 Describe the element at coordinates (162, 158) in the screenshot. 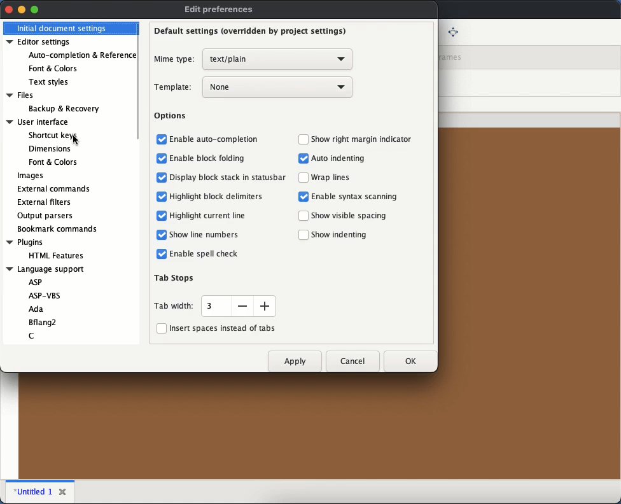

I see `checkbox enabled` at that location.